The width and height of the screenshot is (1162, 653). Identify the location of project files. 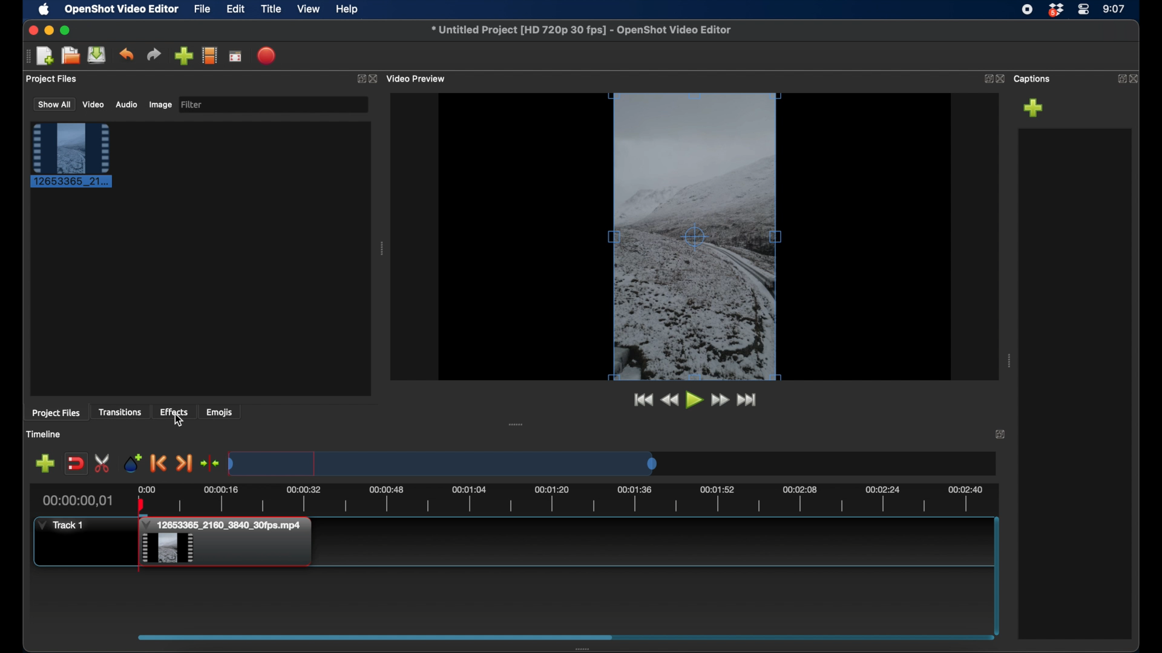
(53, 79).